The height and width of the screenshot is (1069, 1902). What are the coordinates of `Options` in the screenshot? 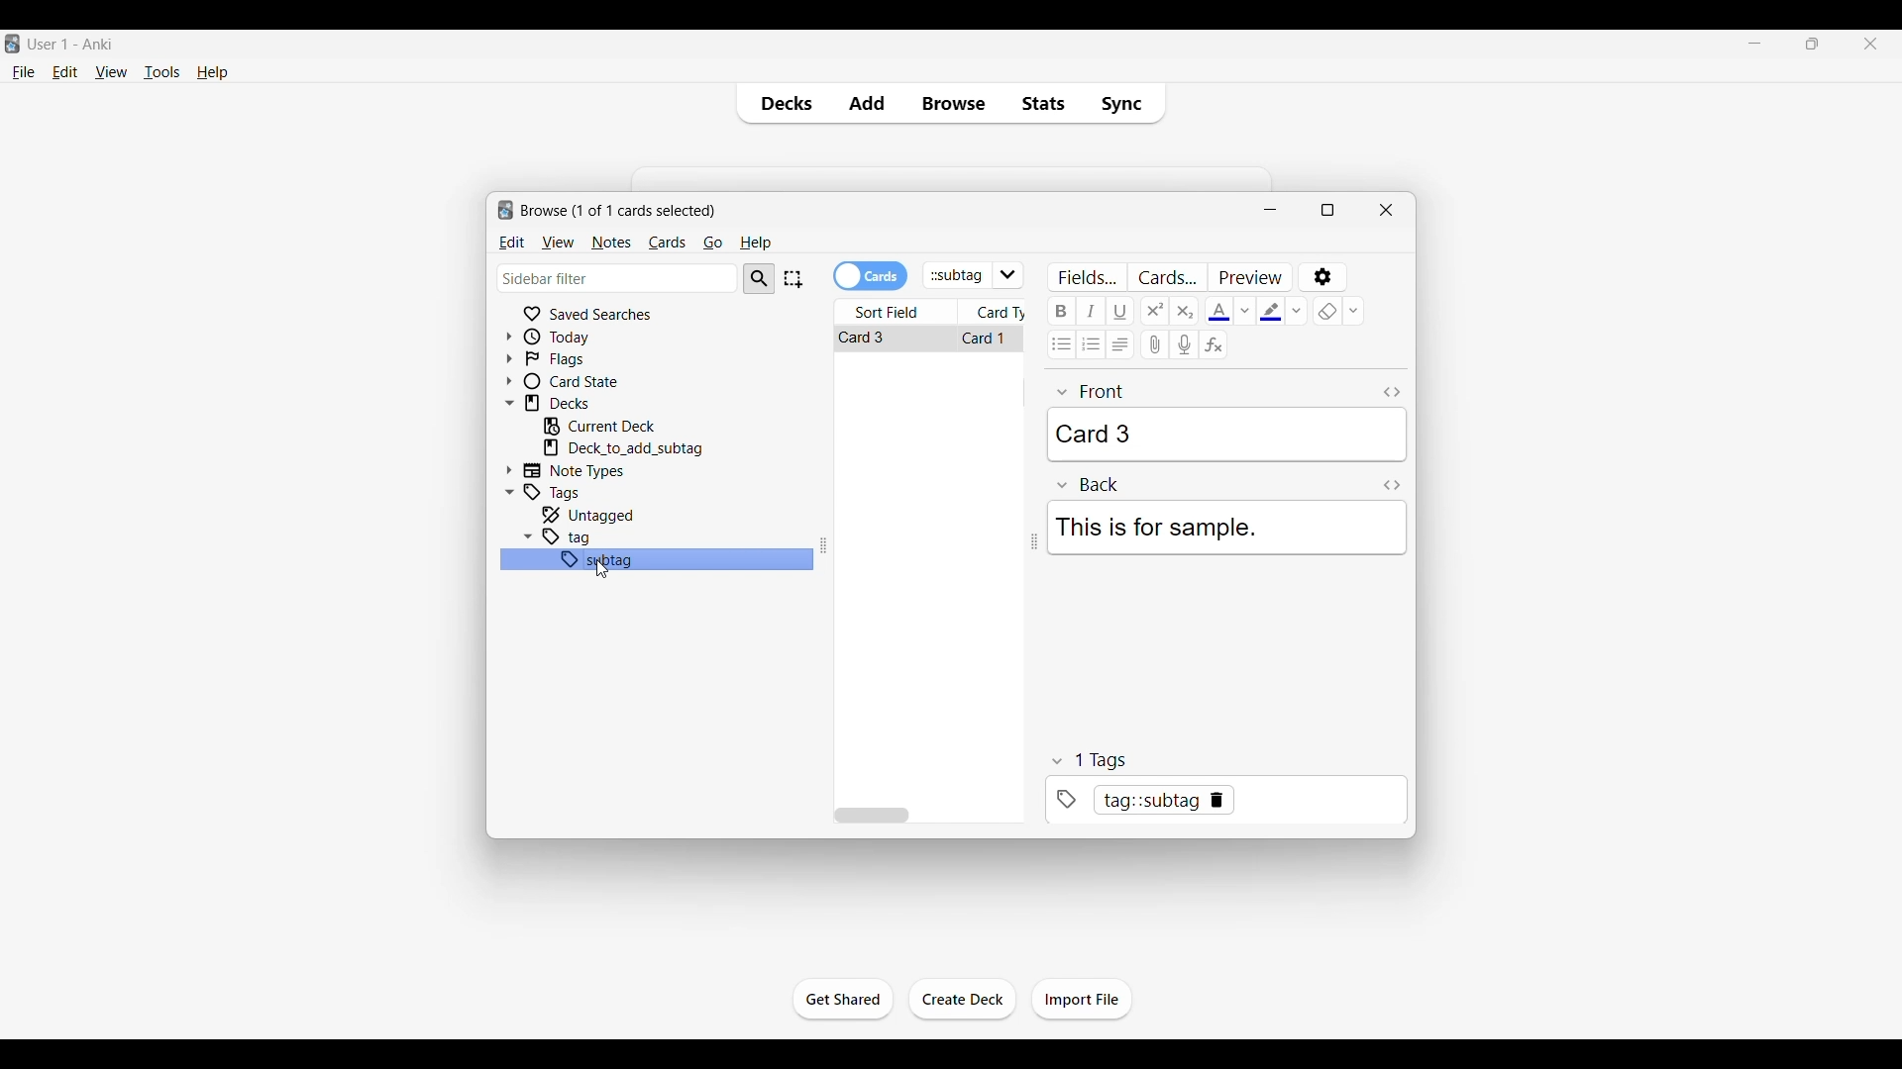 It's located at (1324, 277).